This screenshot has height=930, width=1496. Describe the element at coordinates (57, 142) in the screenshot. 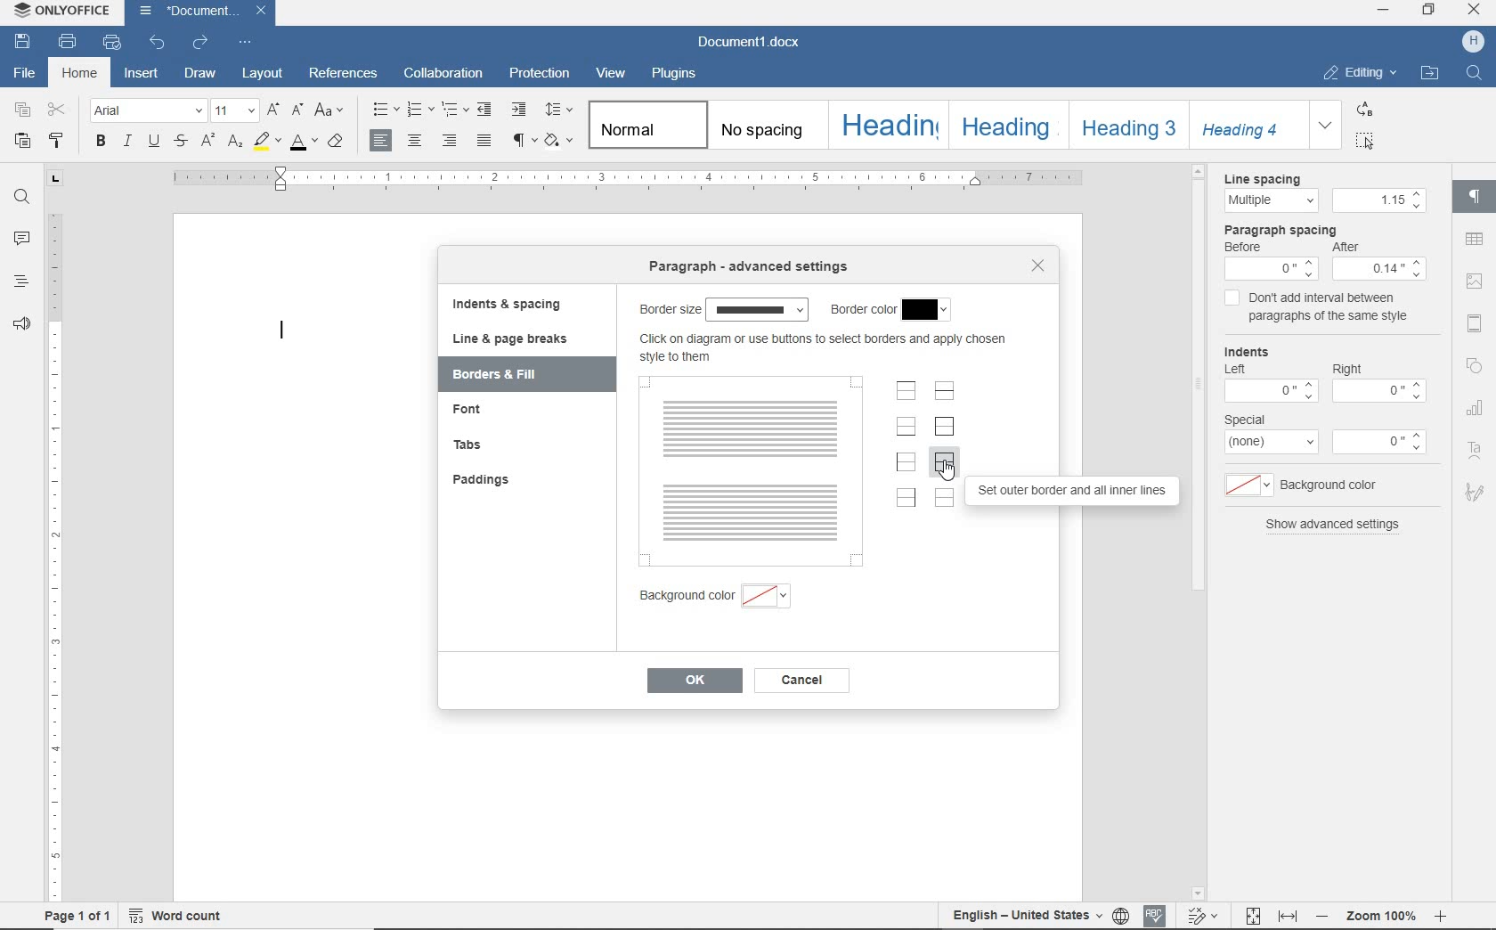

I see `copy style` at that location.